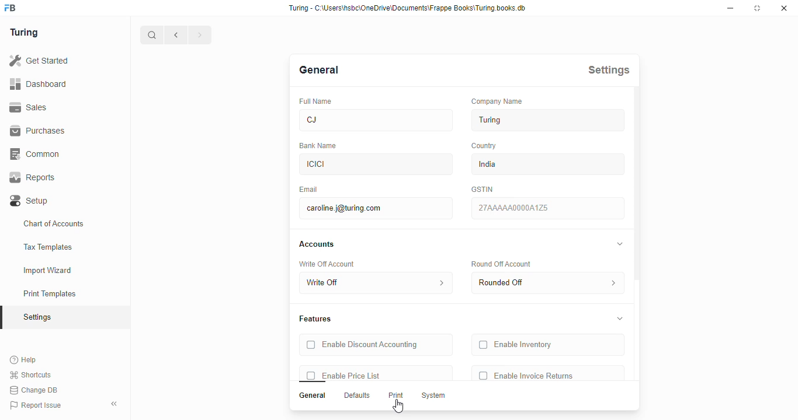  What do you see at coordinates (609, 70) in the screenshot?
I see `settings` at bounding box center [609, 70].